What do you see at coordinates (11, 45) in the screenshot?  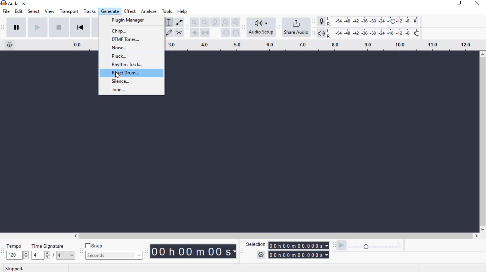 I see `Timeline Options` at bounding box center [11, 45].